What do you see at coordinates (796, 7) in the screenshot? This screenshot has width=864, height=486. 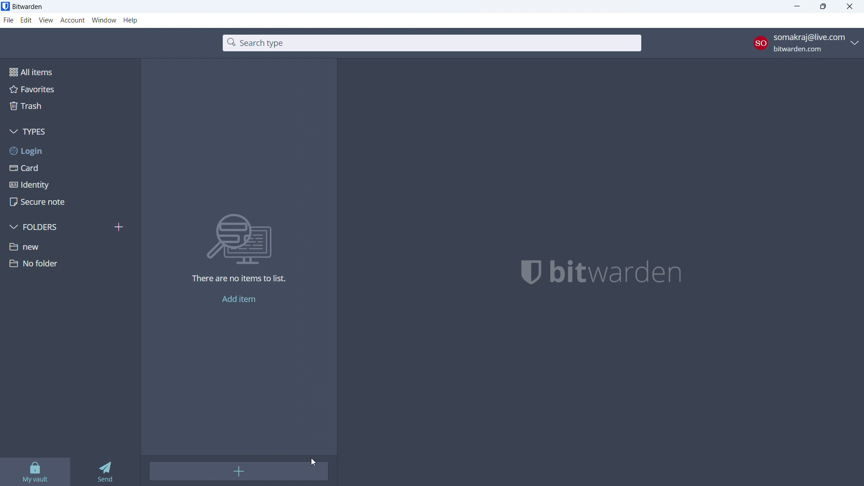 I see `minimize` at bounding box center [796, 7].